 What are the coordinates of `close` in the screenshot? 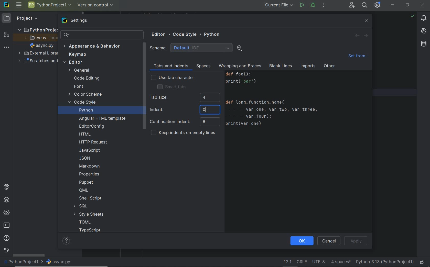 It's located at (367, 21).